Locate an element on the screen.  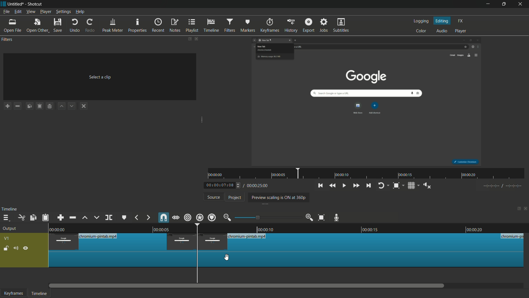
imported file name is located at coordinates (100, 49).